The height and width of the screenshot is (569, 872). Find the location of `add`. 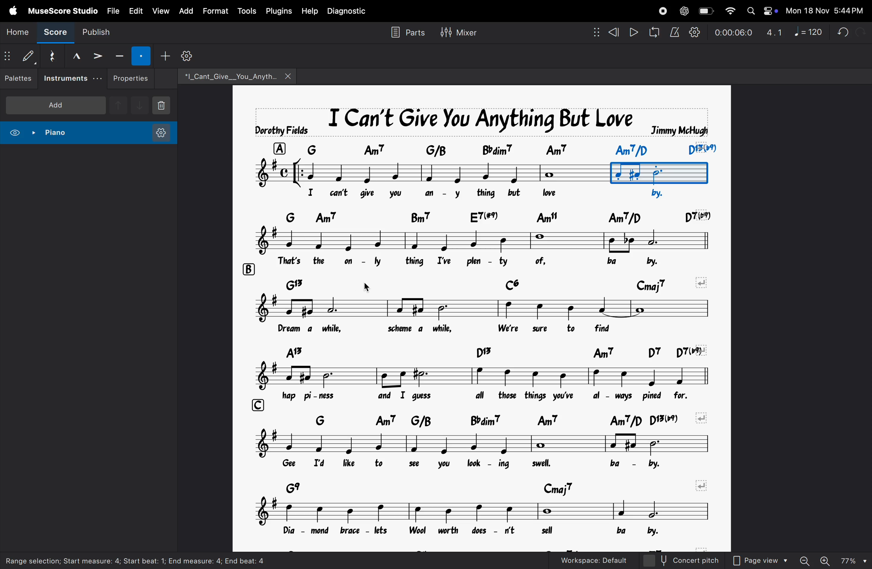

add is located at coordinates (187, 11).